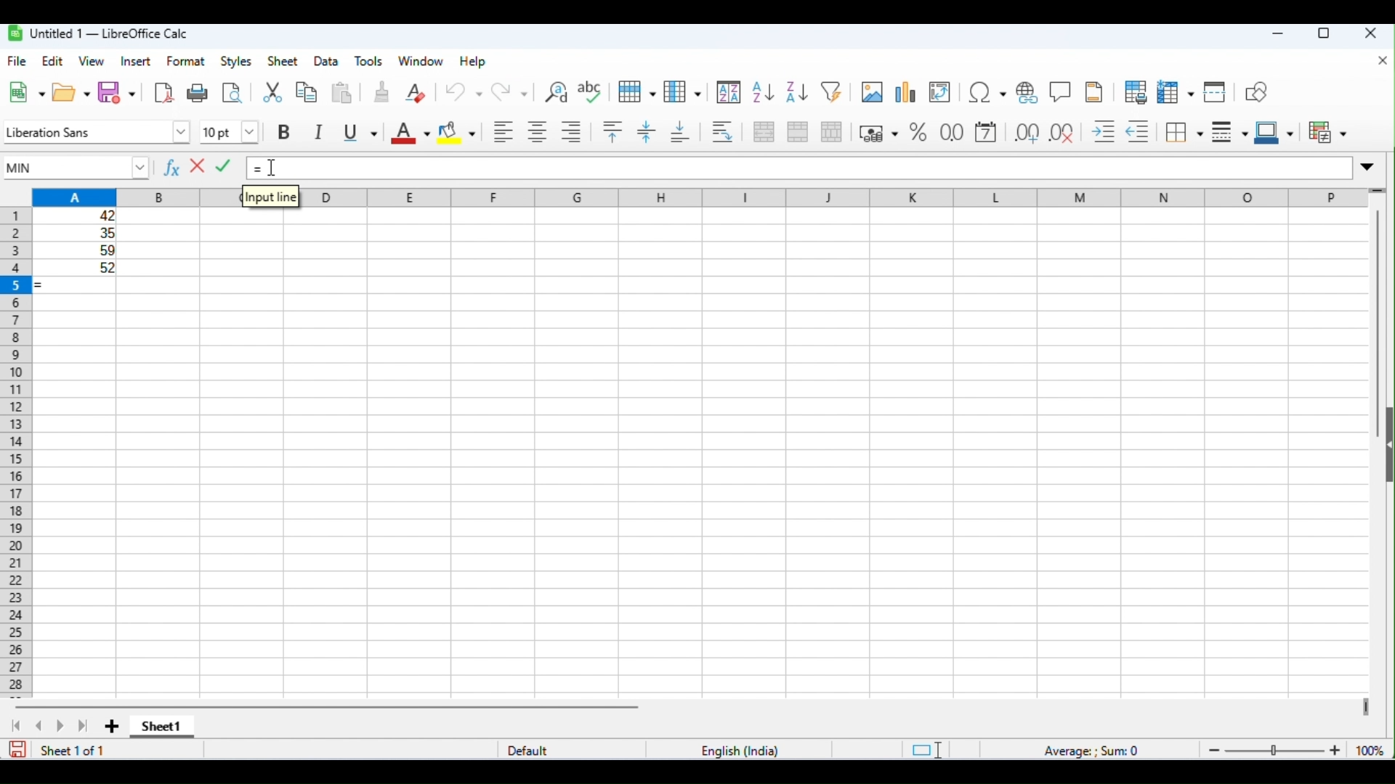 The width and height of the screenshot is (1395, 784). I want to click on border style, so click(1226, 134).